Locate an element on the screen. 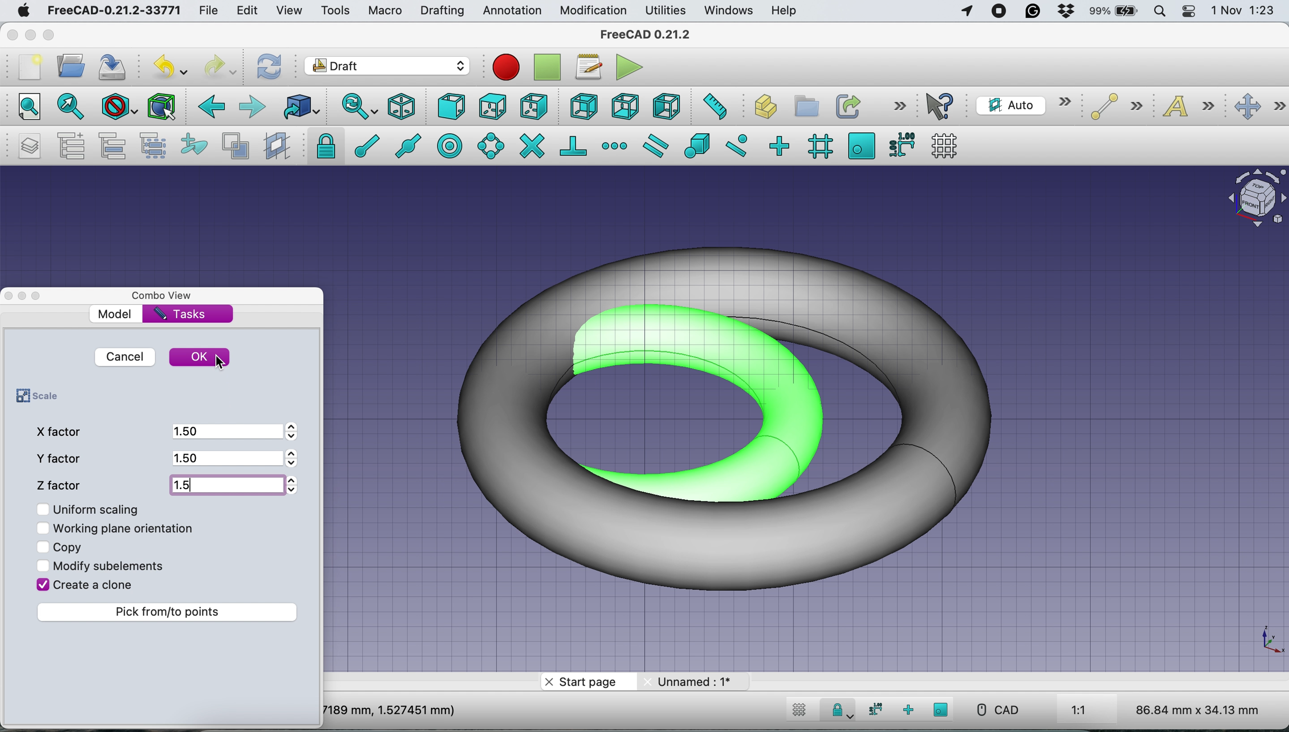  grammarly is located at coordinates (1031, 11).